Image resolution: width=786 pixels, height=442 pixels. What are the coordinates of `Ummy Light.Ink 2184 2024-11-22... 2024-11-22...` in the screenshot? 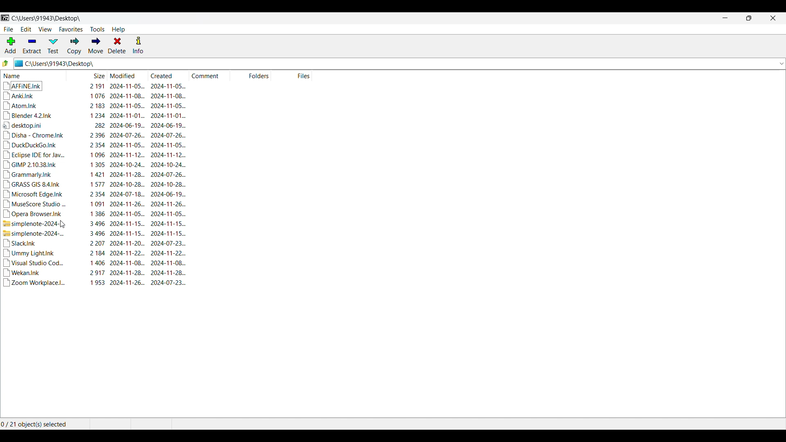 It's located at (96, 253).